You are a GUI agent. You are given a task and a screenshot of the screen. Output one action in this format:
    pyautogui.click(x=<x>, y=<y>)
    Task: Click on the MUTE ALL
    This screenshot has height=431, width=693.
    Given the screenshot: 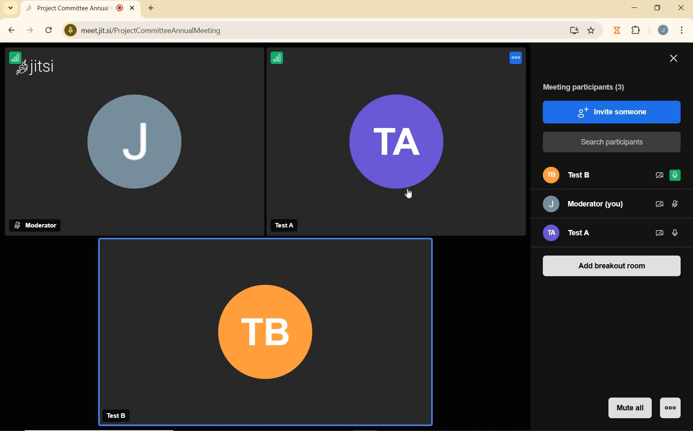 What is the action you would take?
    pyautogui.click(x=628, y=409)
    